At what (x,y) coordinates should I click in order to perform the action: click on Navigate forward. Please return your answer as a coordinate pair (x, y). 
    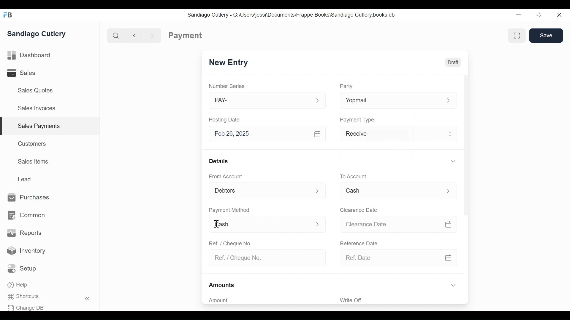
    Looking at the image, I should click on (153, 35).